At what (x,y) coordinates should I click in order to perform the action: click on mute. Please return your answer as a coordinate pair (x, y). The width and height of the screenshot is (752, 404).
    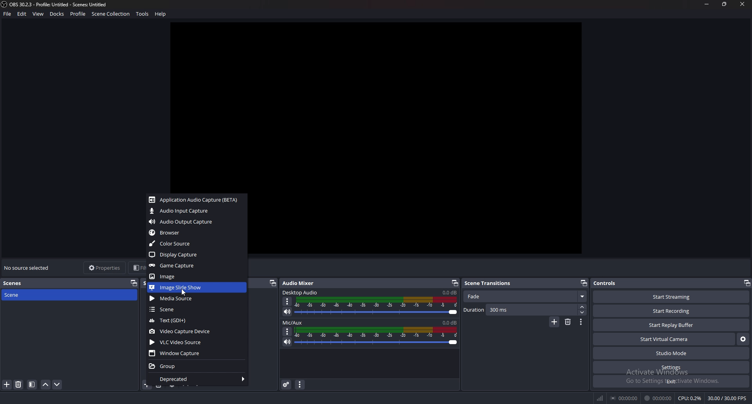
    Looking at the image, I should click on (287, 312).